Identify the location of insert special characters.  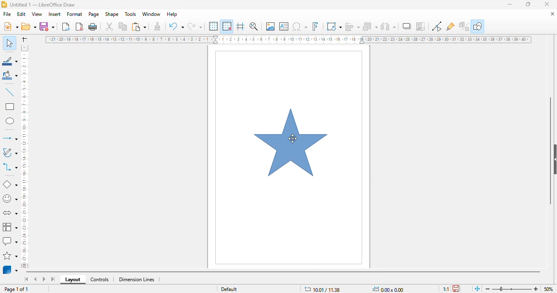
(300, 26).